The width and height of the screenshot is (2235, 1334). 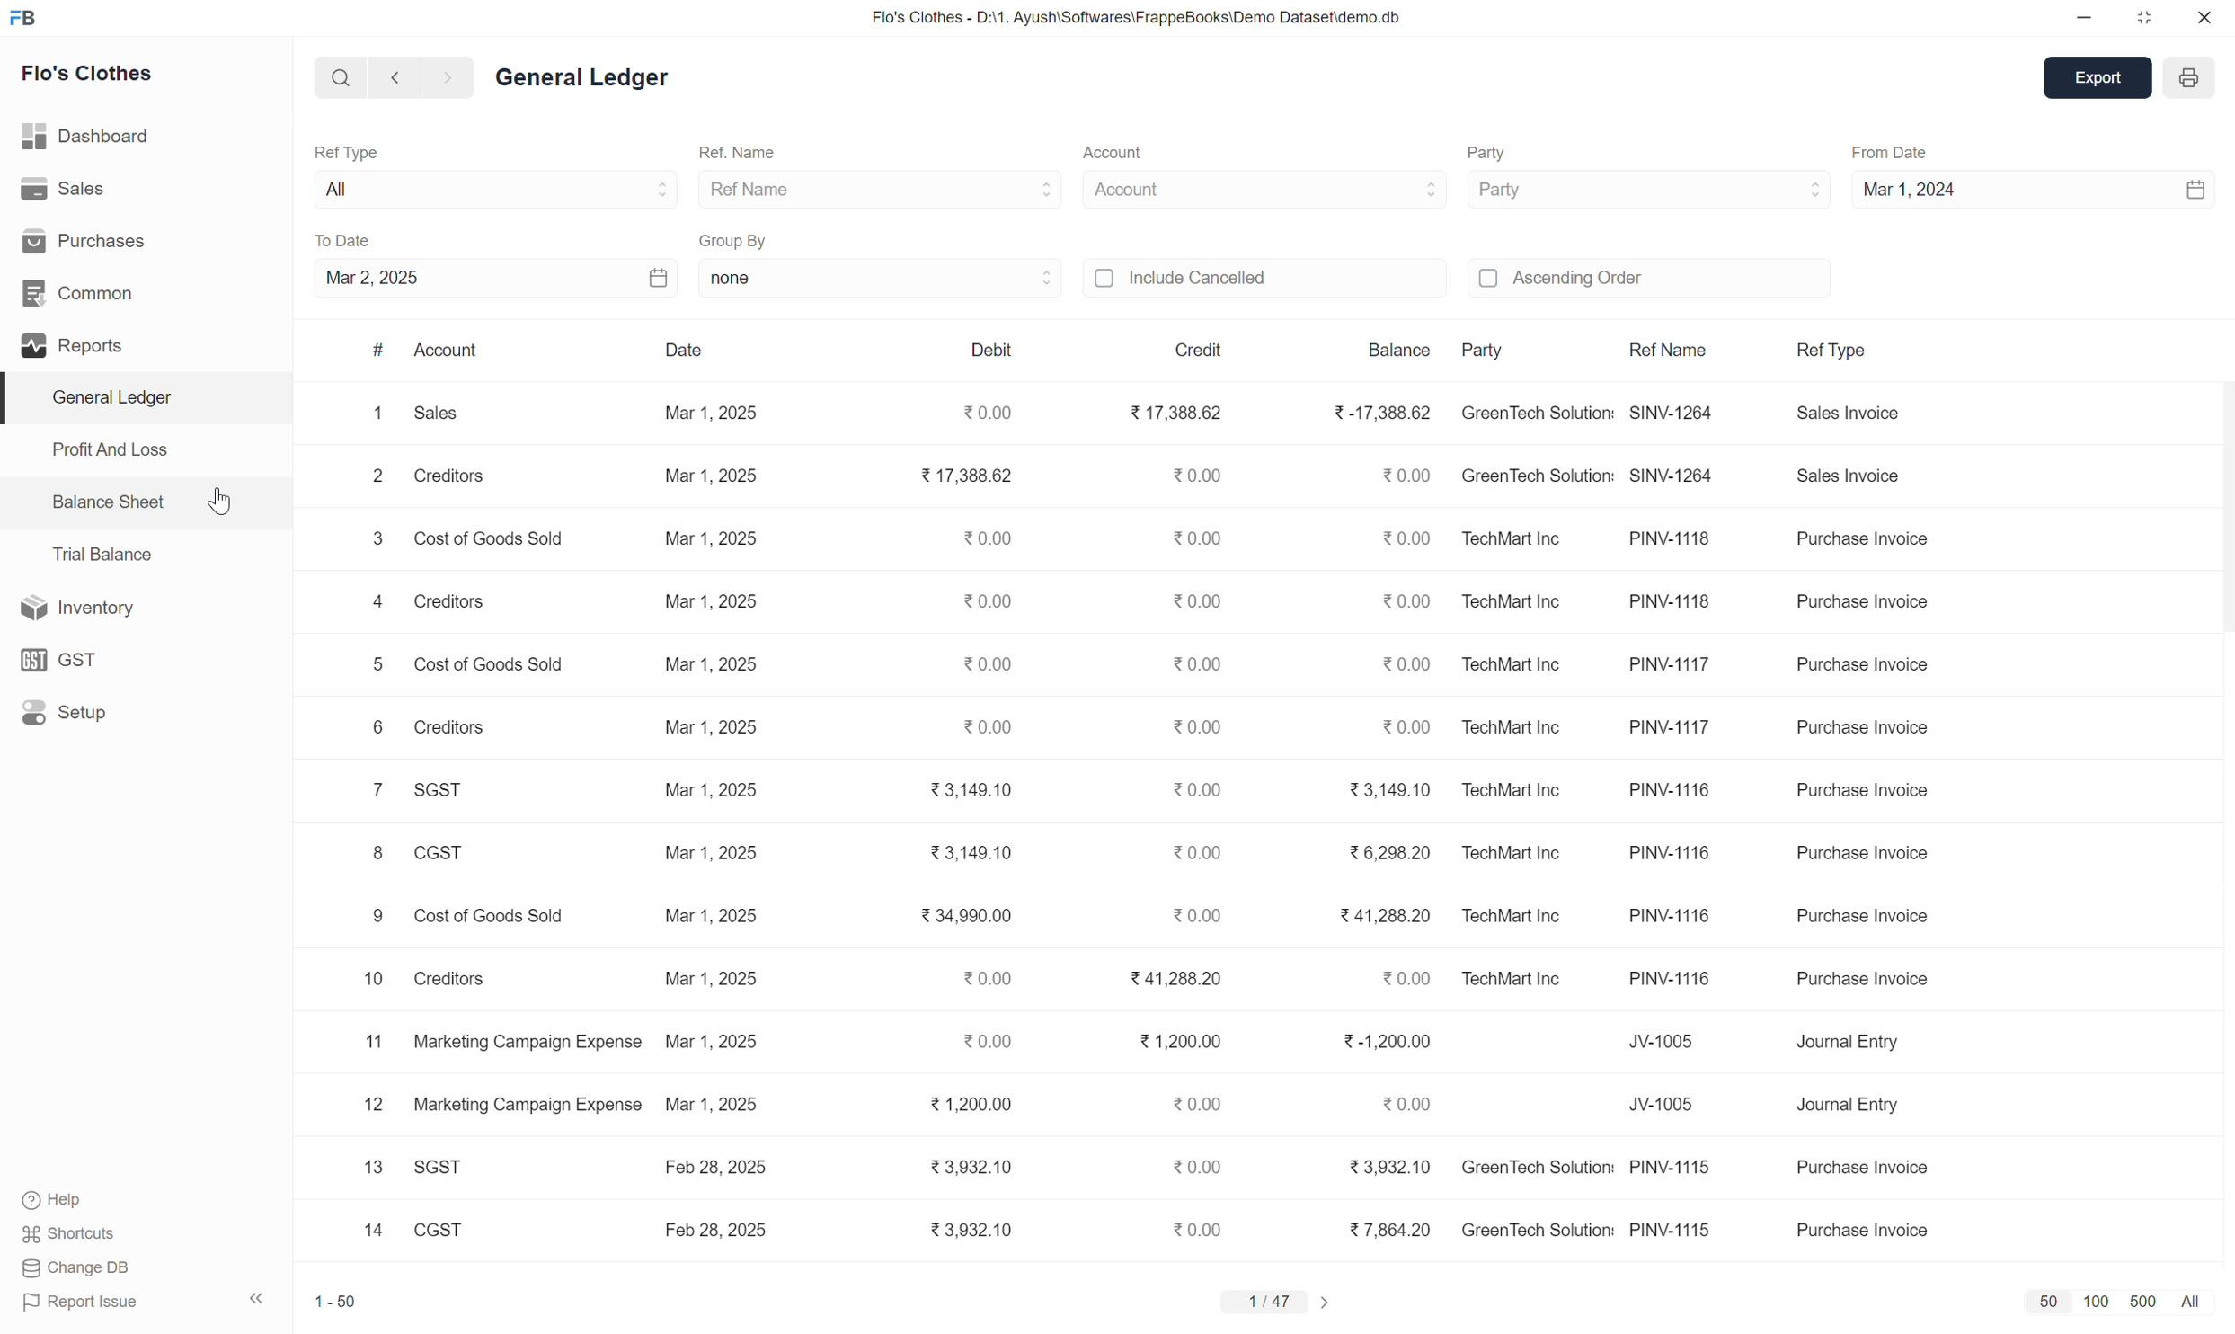 I want to click on TechMart Inc, so click(x=1511, y=855).